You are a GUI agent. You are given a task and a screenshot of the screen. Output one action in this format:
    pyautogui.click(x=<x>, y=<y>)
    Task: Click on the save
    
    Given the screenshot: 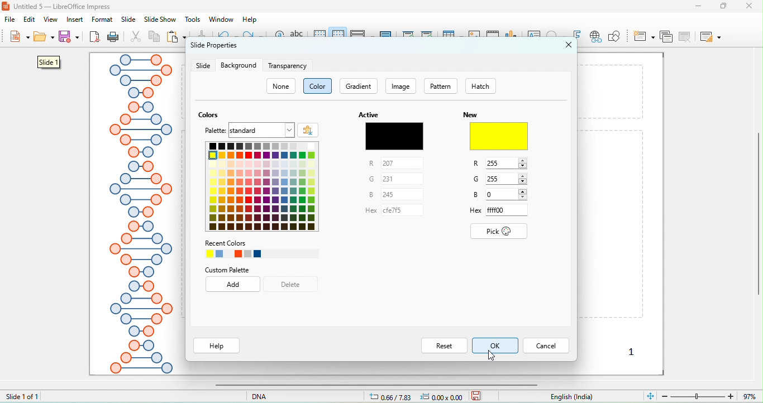 What is the action you would take?
    pyautogui.click(x=70, y=36)
    